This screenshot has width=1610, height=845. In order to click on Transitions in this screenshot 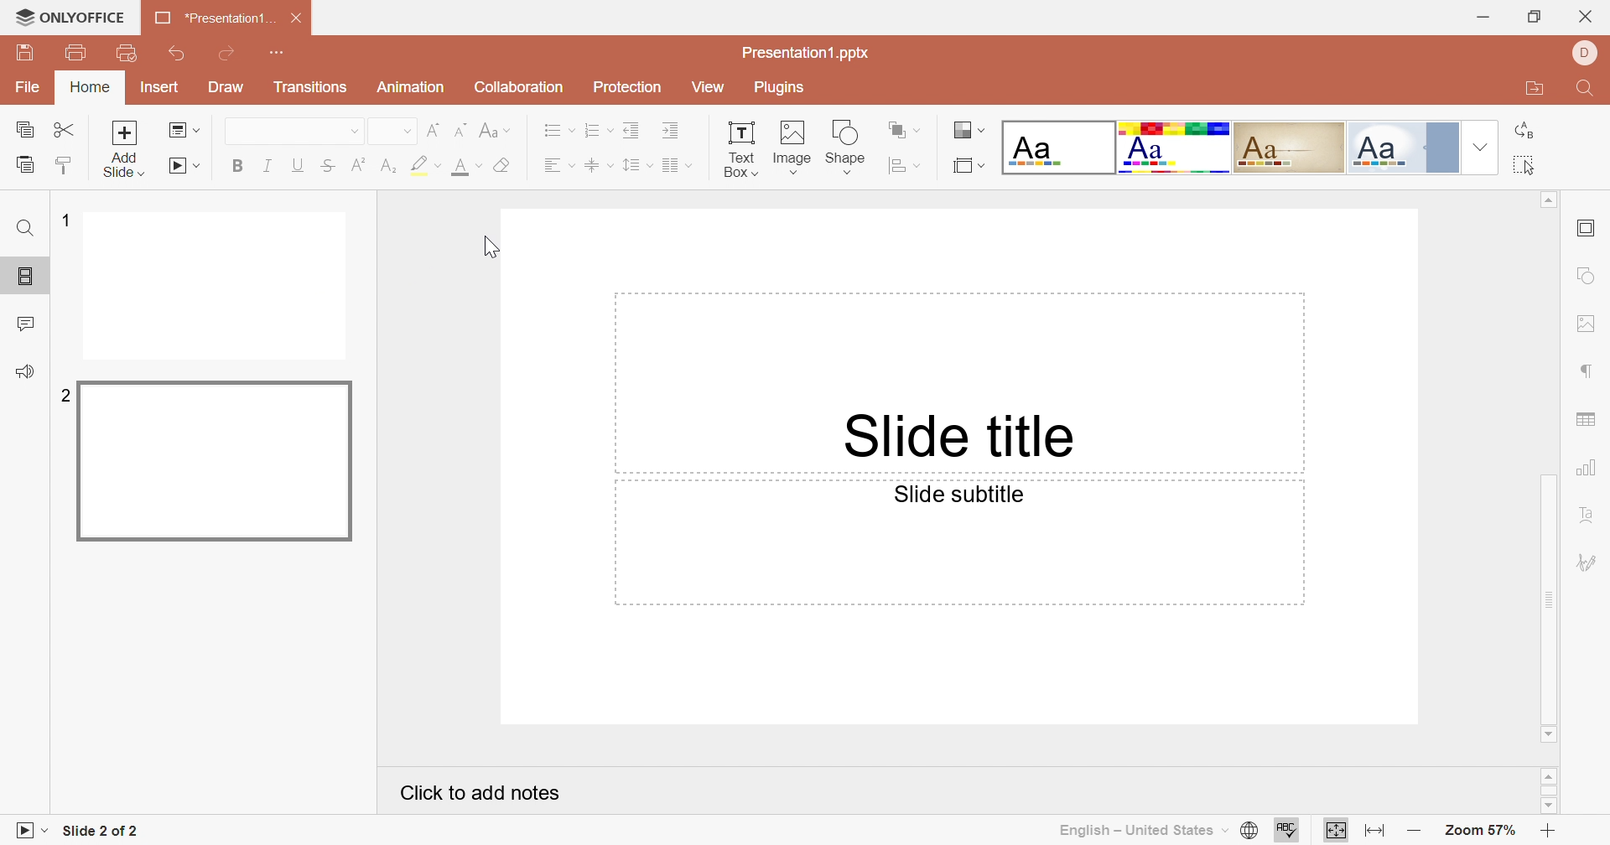, I will do `click(313, 87)`.